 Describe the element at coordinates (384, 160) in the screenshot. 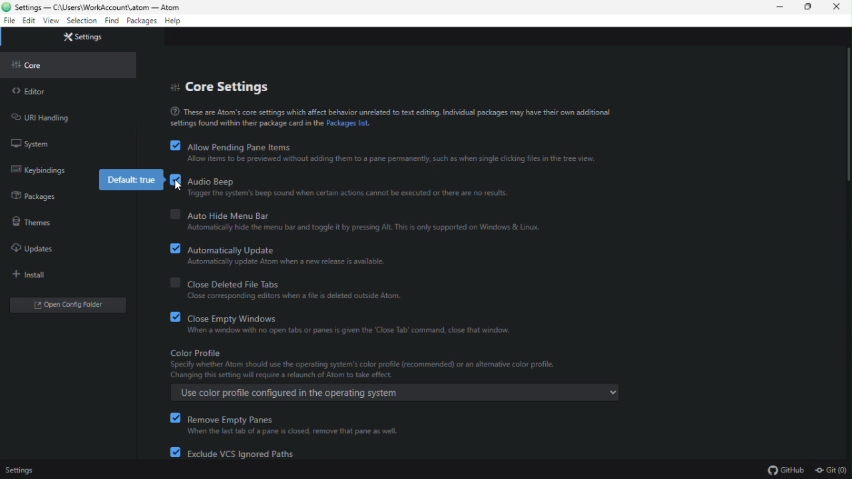

I see `Allow items to be previewed without adding them to a pane permanently, such as when single clicking files in the tree view.` at that location.